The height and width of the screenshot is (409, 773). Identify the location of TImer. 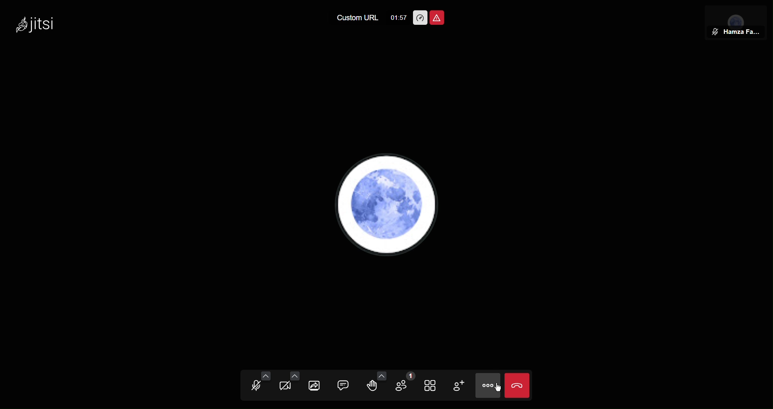
(397, 17).